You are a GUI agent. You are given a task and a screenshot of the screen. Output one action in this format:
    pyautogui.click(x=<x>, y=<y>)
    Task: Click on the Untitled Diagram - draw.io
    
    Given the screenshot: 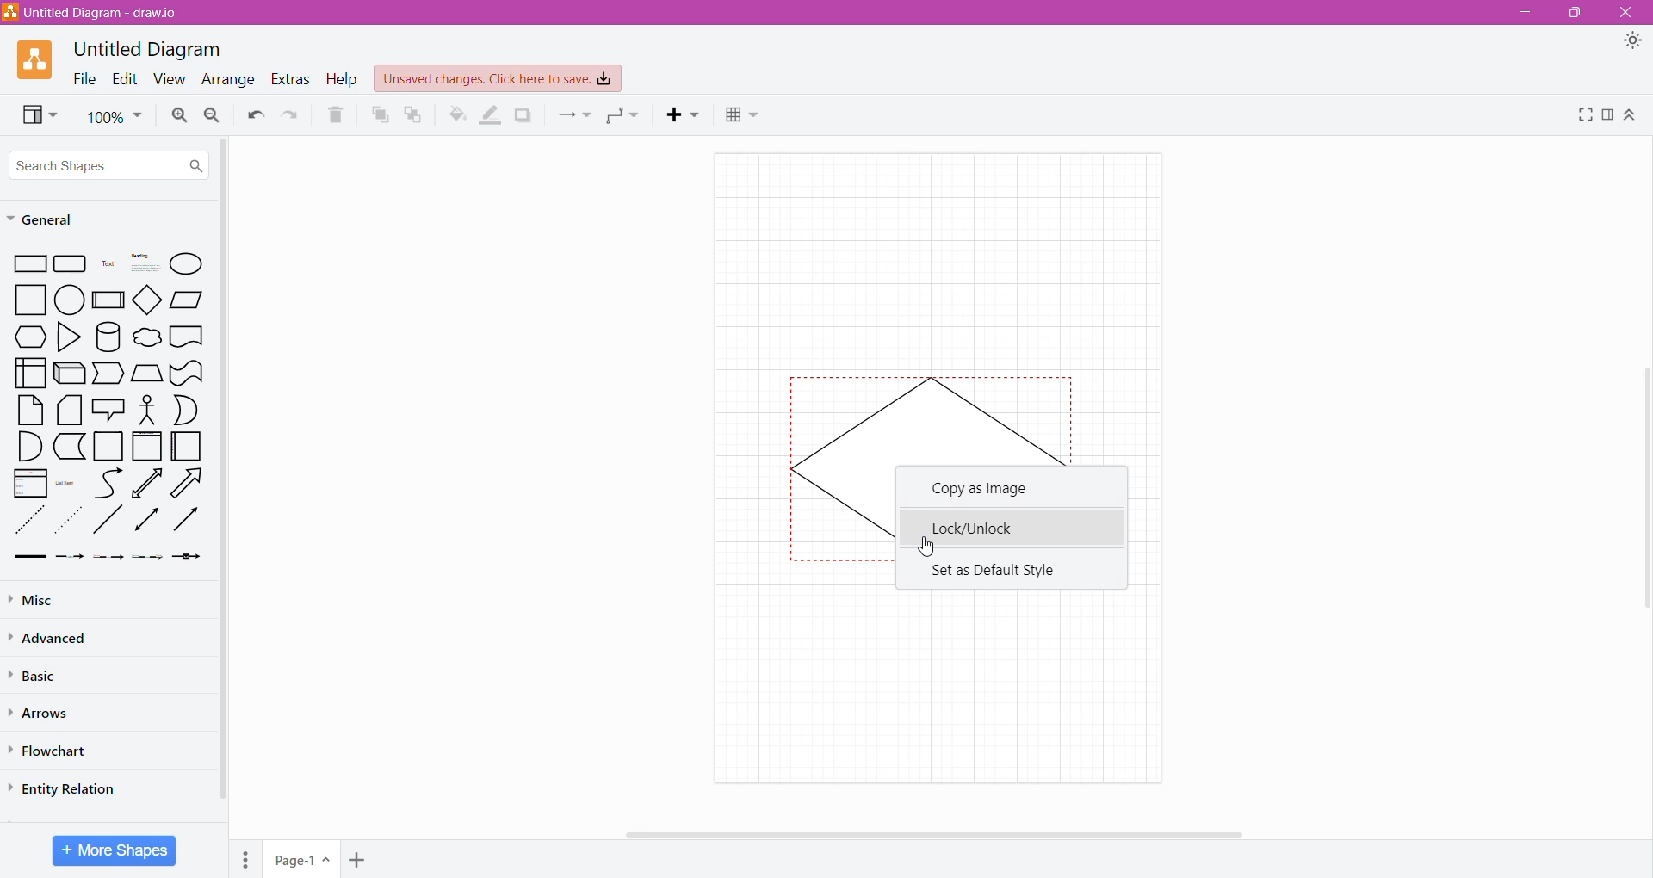 What is the action you would take?
    pyautogui.click(x=97, y=12)
    